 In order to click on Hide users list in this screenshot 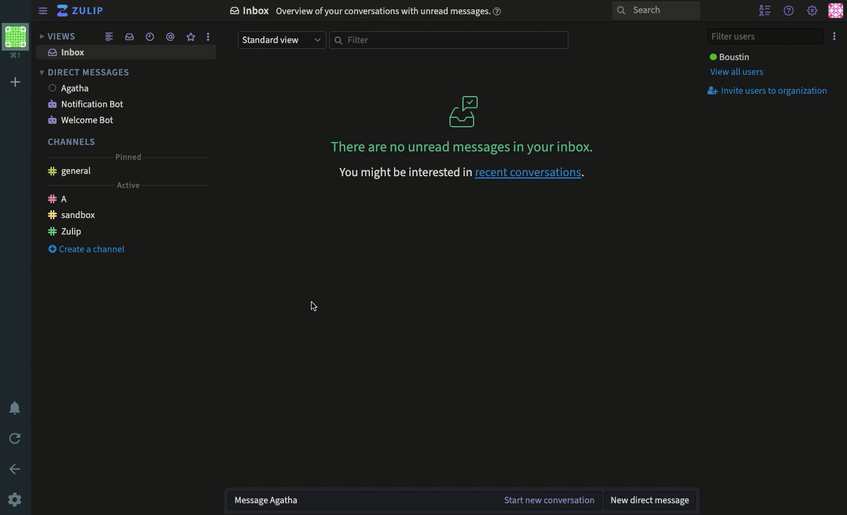, I will do `click(766, 11)`.